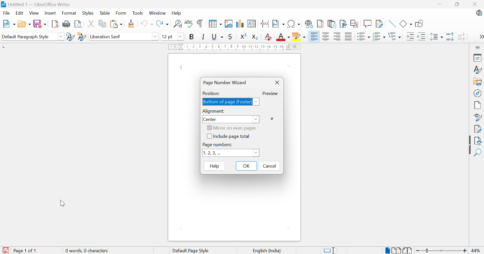 This screenshot has height=254, width=484. I want to click on Drop down, so click(62, 37).